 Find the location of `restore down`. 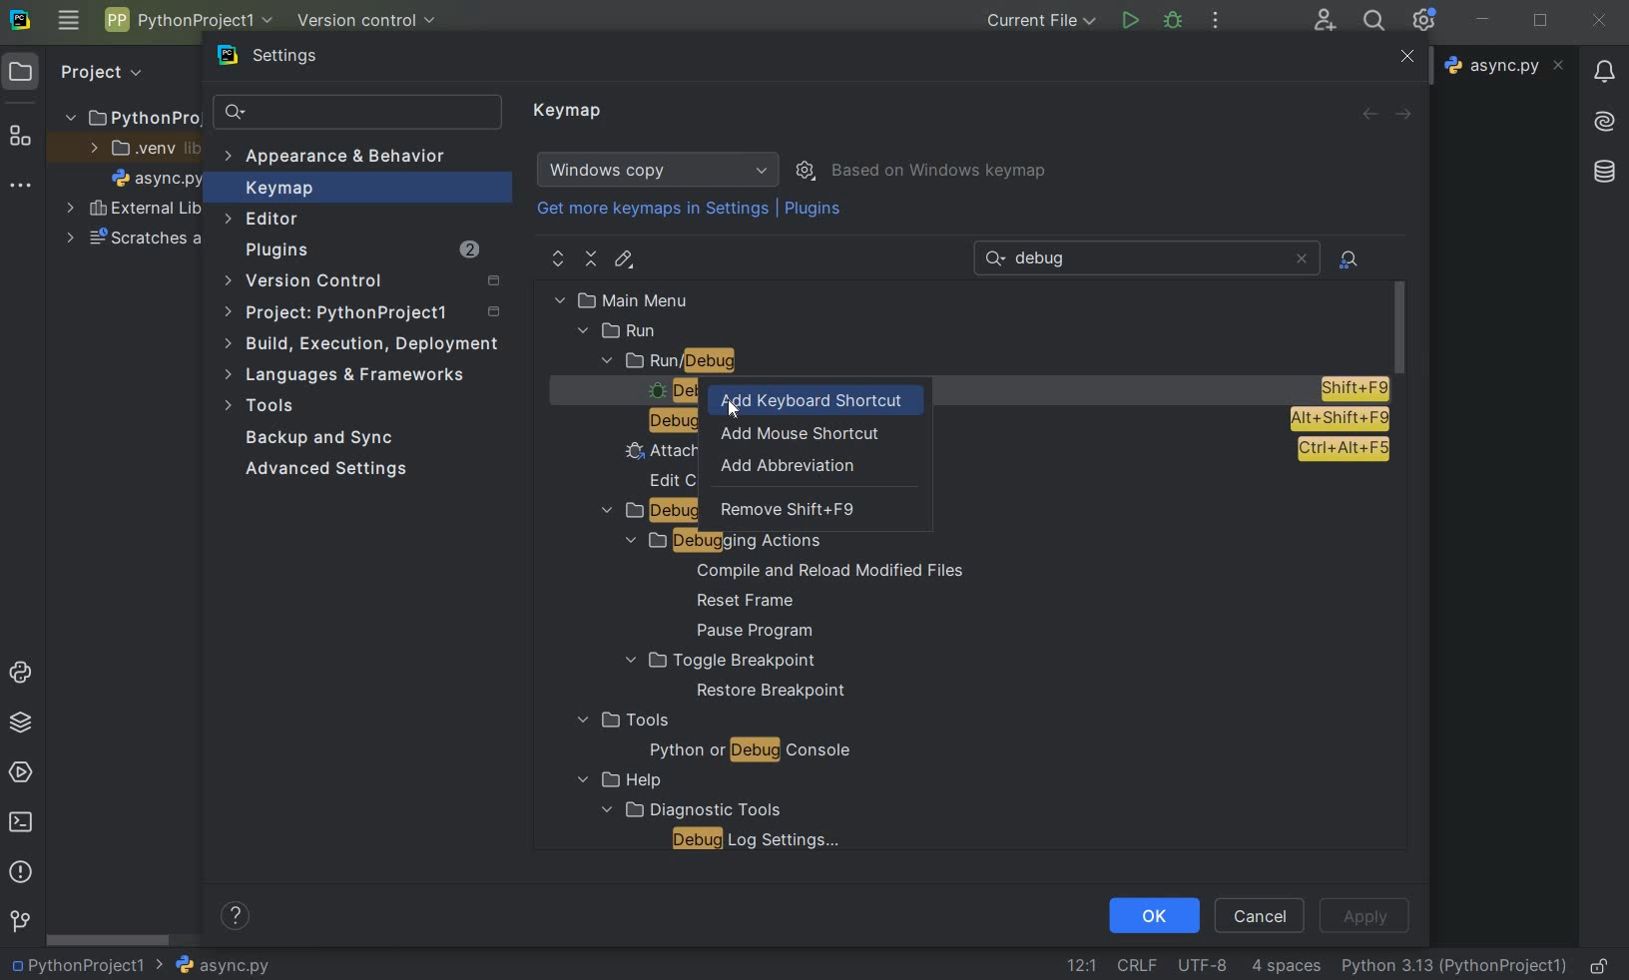

restore down is located at coordinates (1543, 23).